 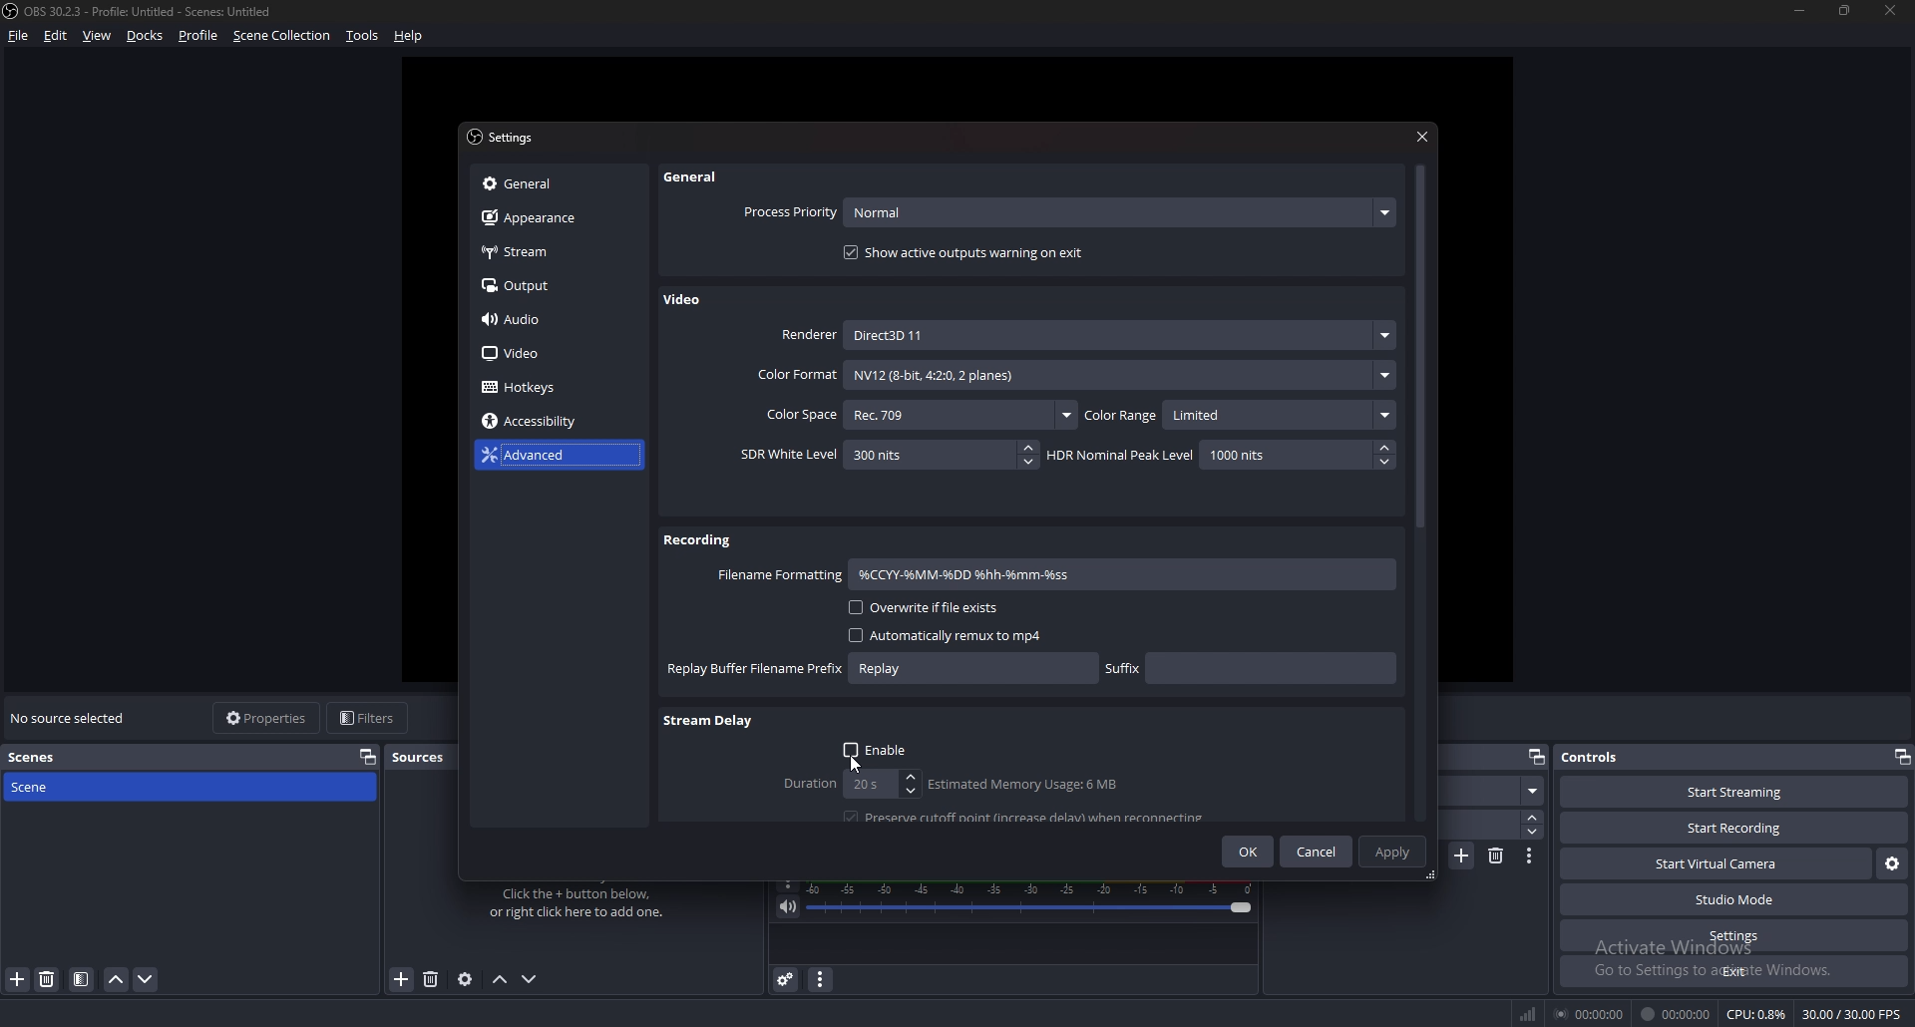 What do you see at coordinates (146, 36) in the screenshot?
I see `docks` at bounding box center [146, 36].